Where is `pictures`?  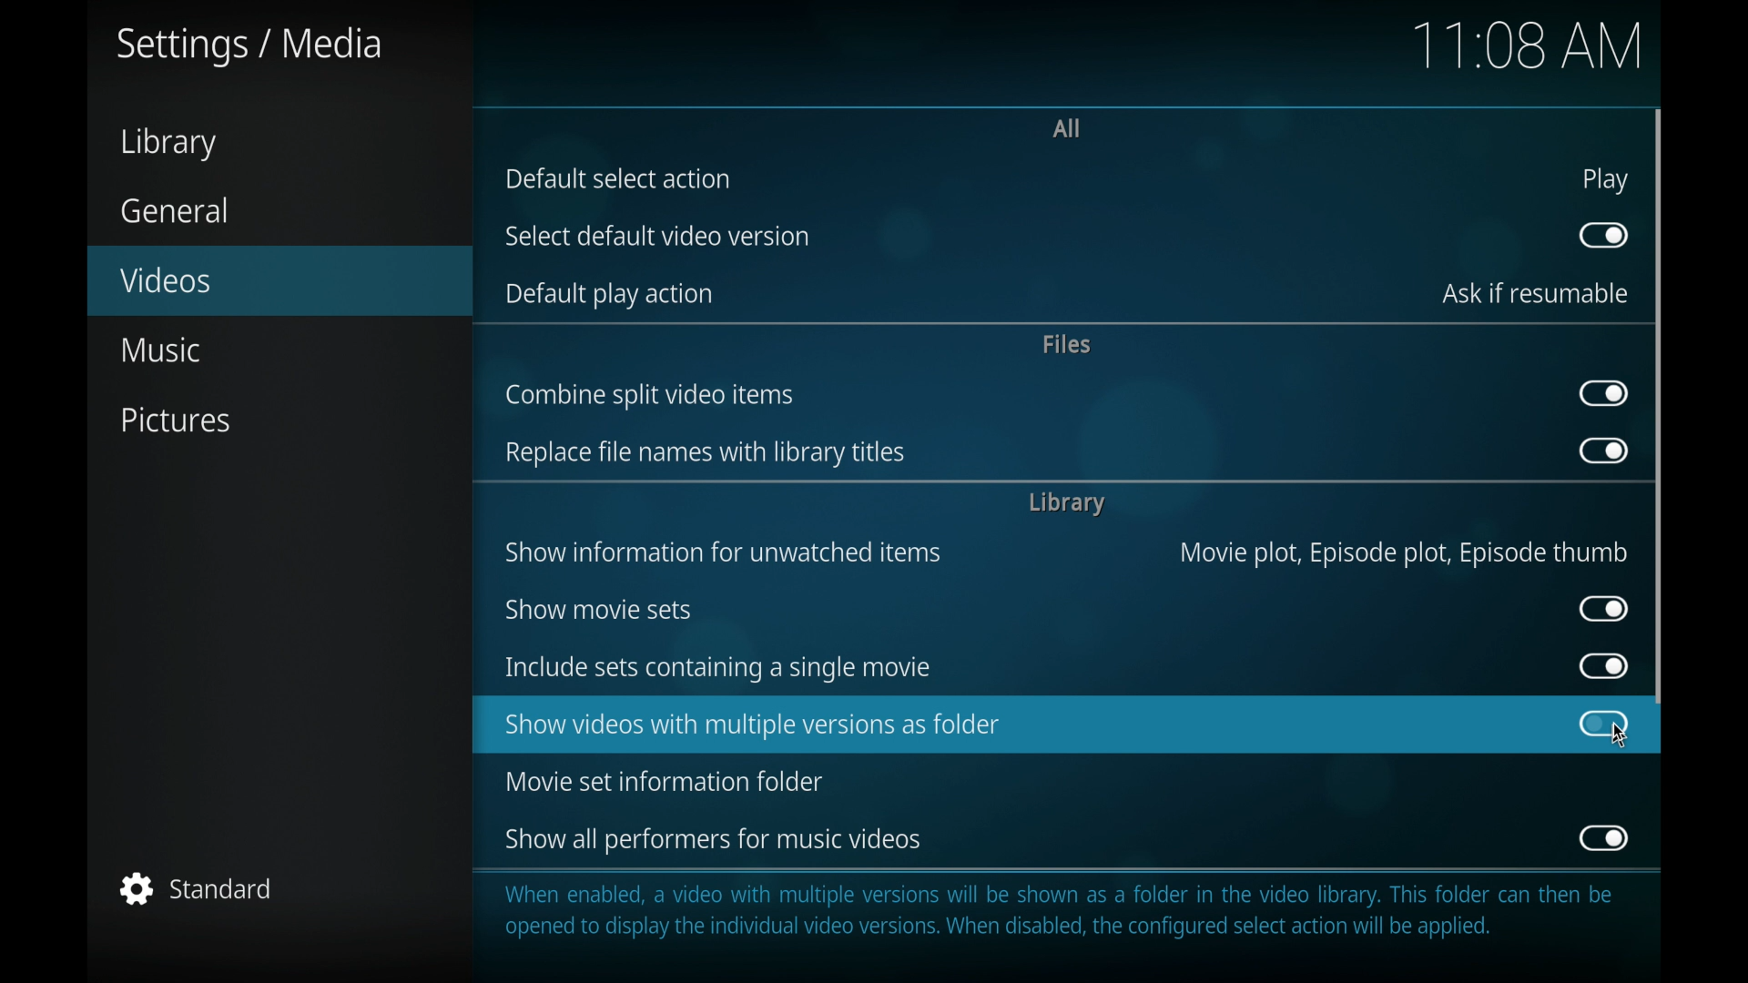
pictures is located at coordinates (174, 421).